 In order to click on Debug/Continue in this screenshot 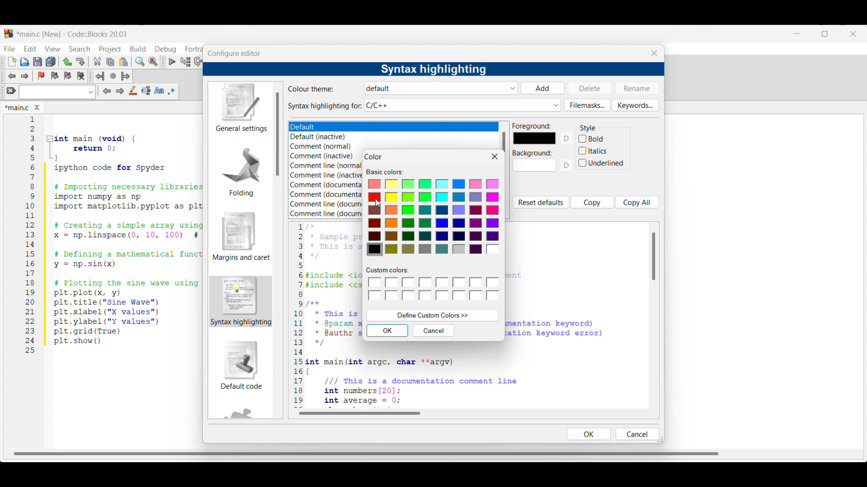, I will do `click(172, 62)`.